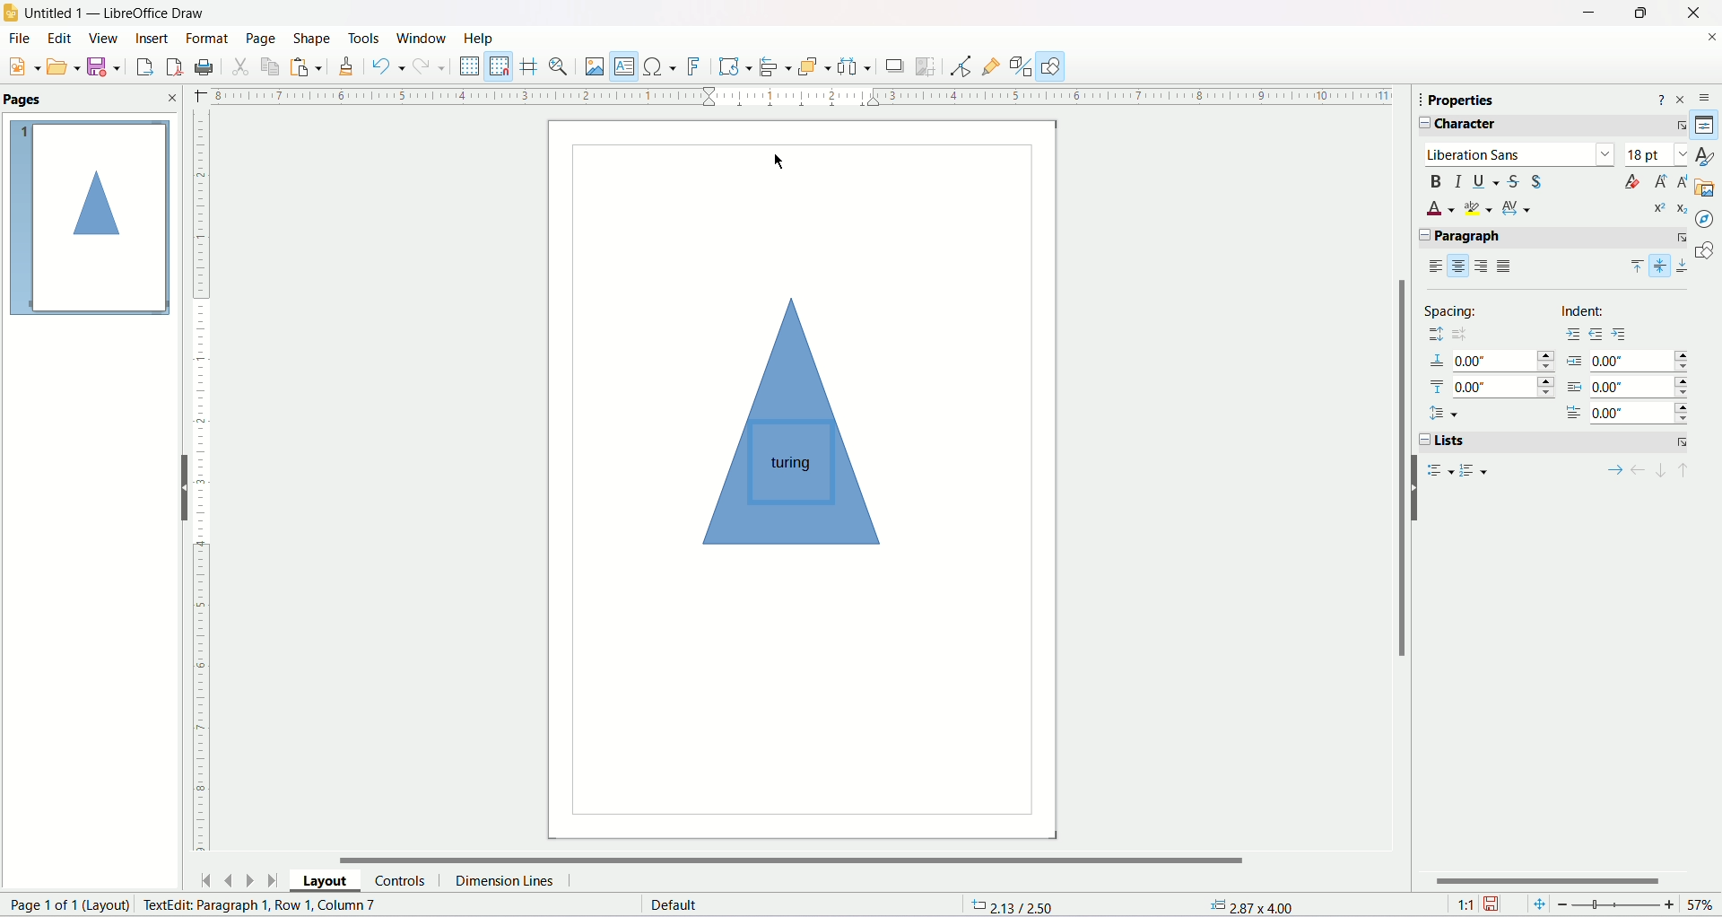  Describe the element at coordinates (1679, 268) in the screenshot. I see `align bottom` at that location.